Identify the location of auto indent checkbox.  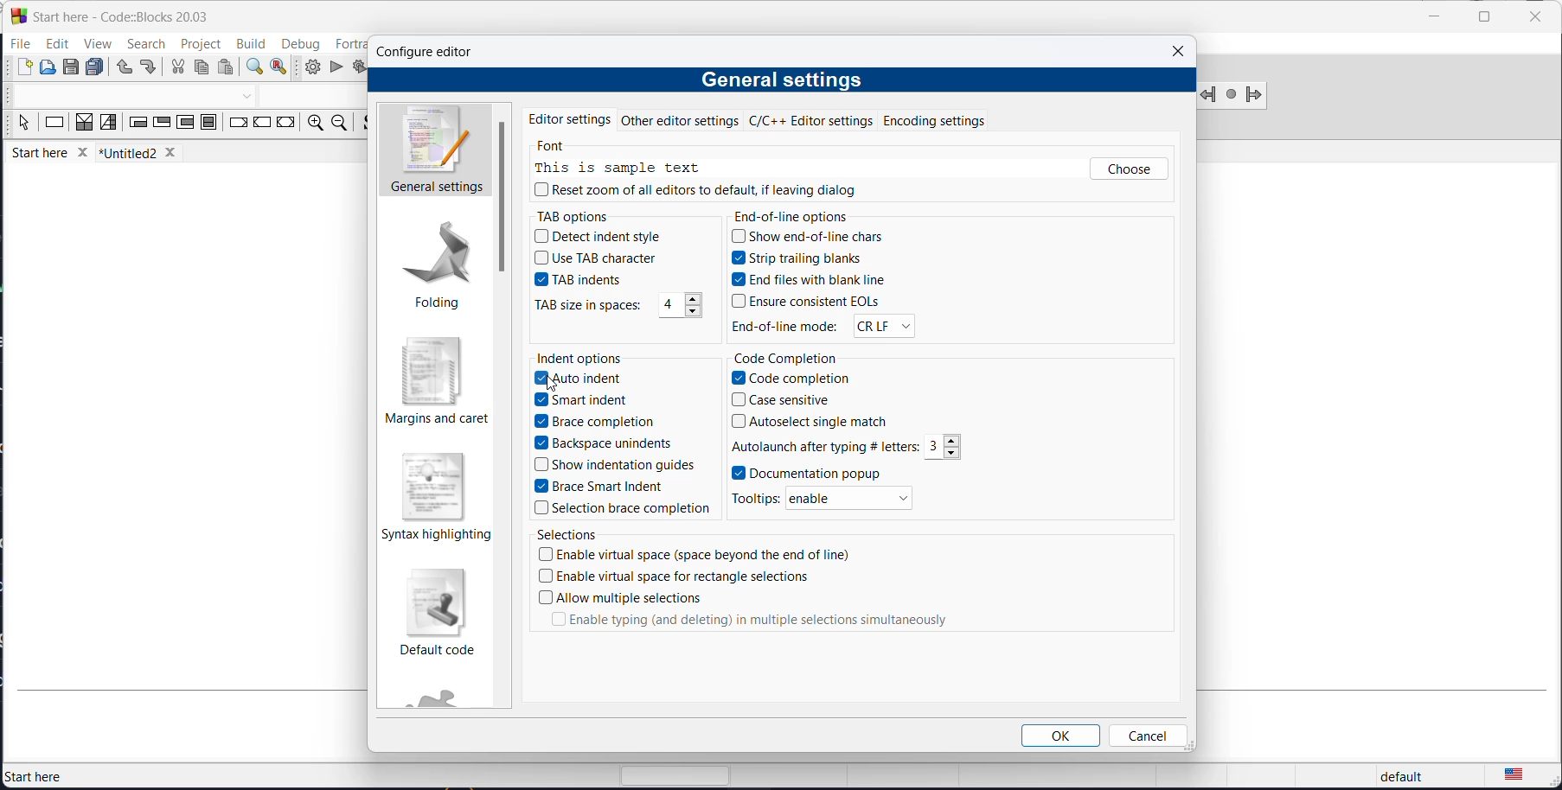
(583, 379).